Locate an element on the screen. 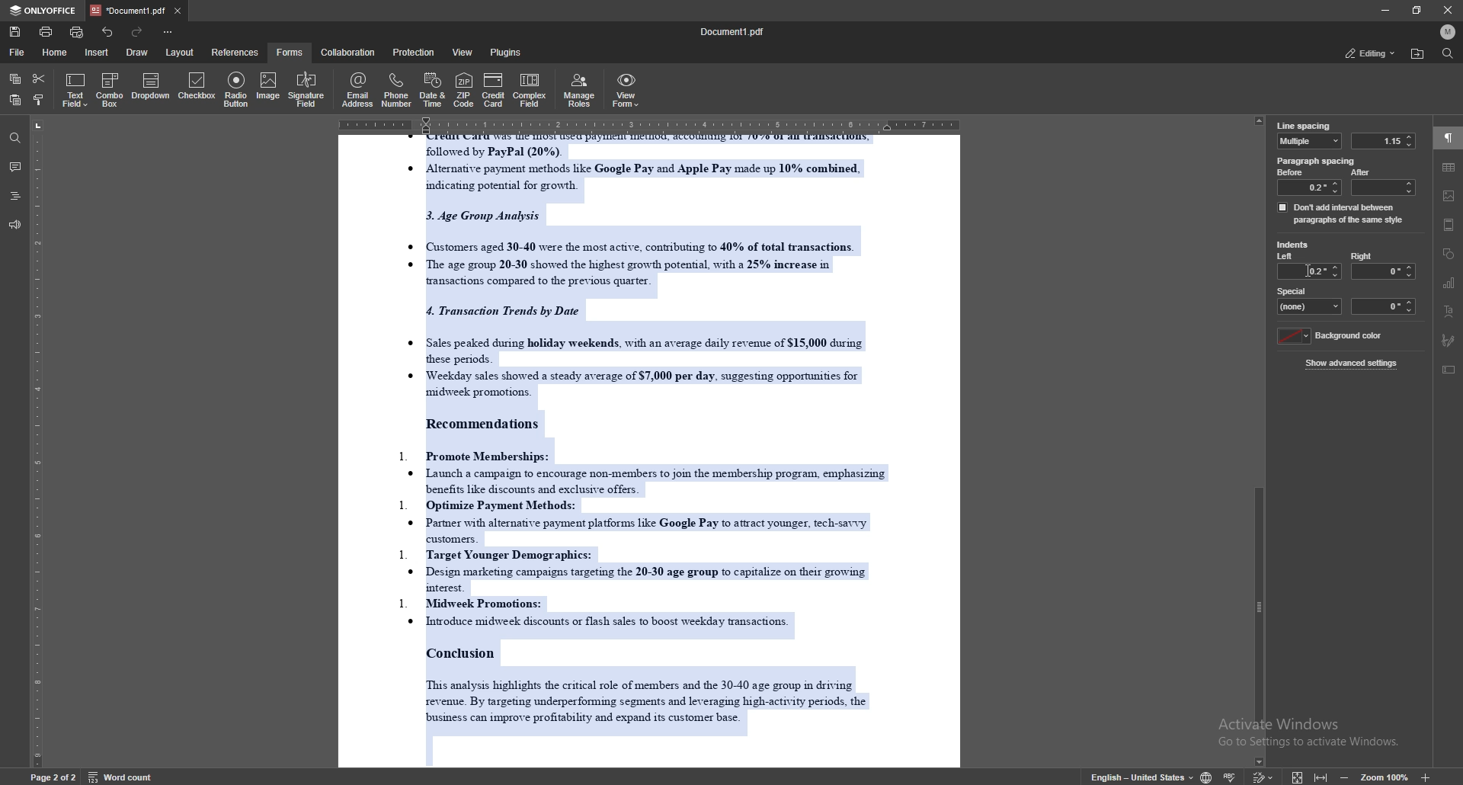 This screenshot has width=1463, height=785. change doc language is located at coordinates (1207, 776).